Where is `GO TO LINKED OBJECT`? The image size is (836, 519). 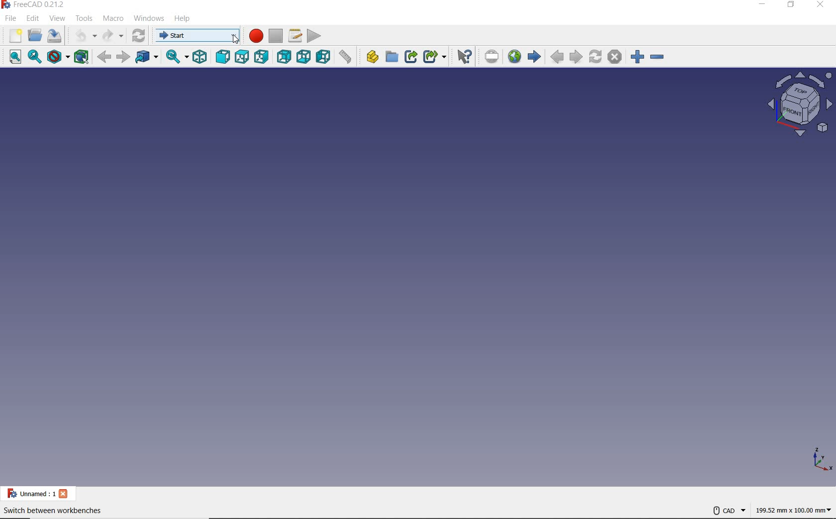
GO TO LINKED OBJECT is located at coordinates (146, 58).